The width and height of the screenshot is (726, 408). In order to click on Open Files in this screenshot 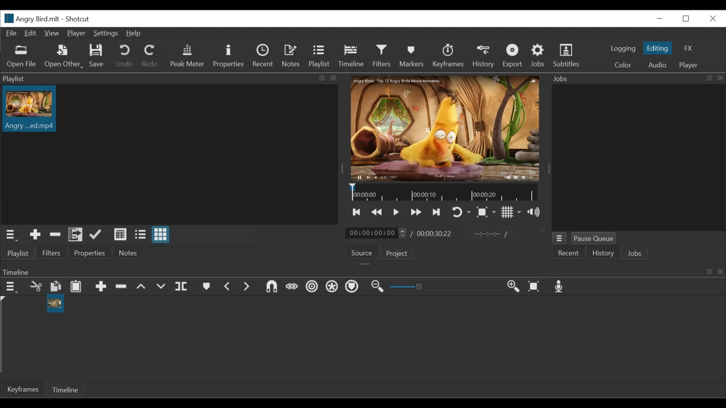, I will do `click(22, 57)`.